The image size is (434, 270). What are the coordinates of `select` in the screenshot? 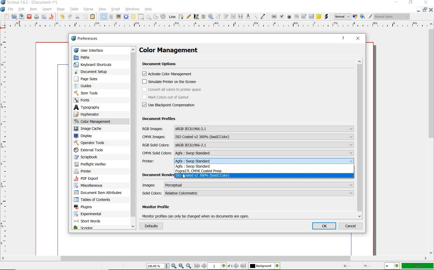 It's located at (104, 17).